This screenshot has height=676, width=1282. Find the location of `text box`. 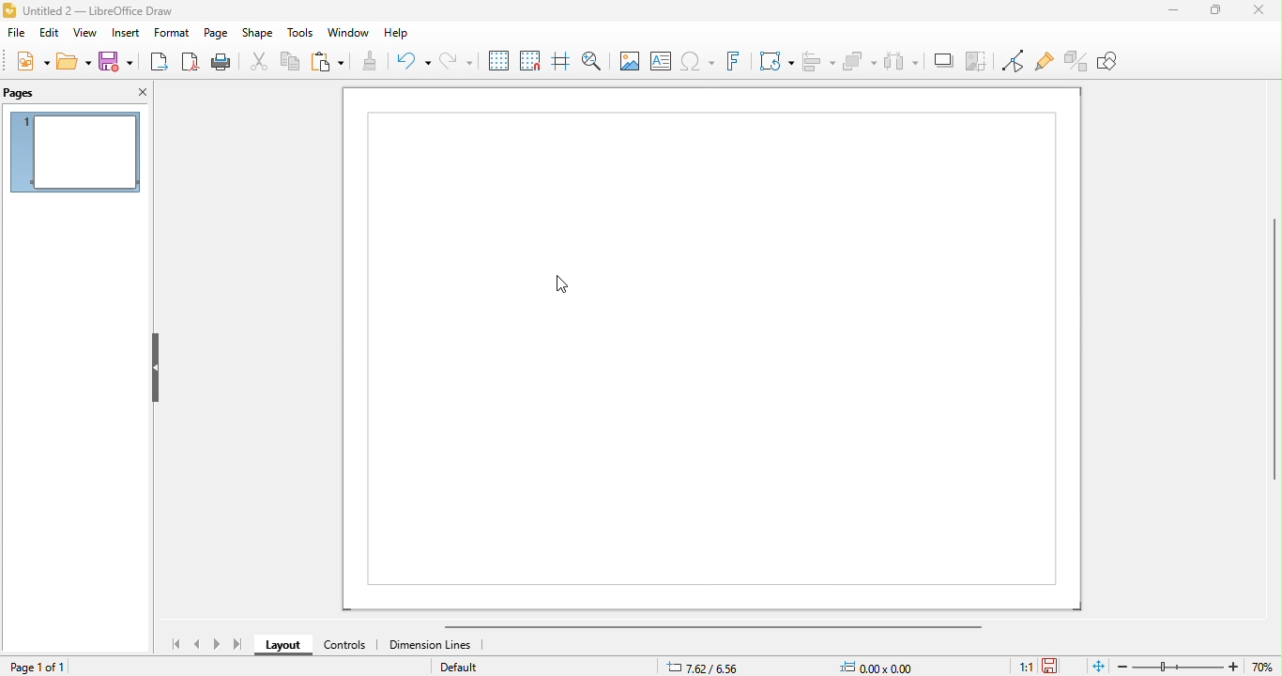

text box is located at coordinates (660, 61).